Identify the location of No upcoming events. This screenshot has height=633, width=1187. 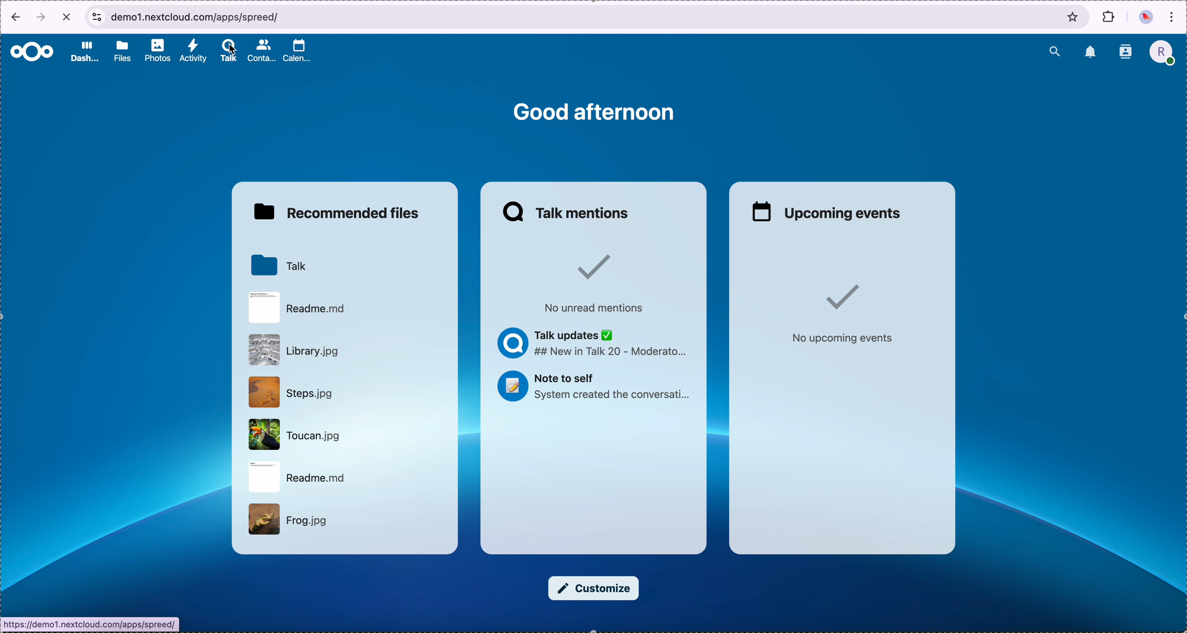
(841, 335).